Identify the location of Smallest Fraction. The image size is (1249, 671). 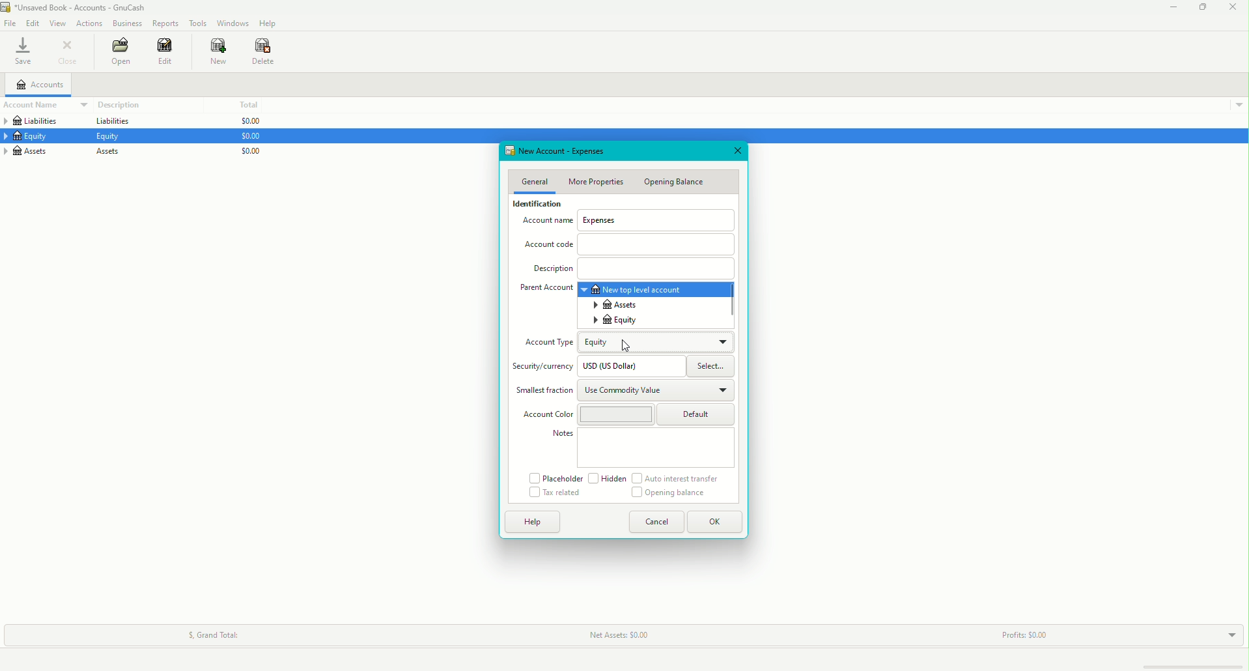
(544, 390).